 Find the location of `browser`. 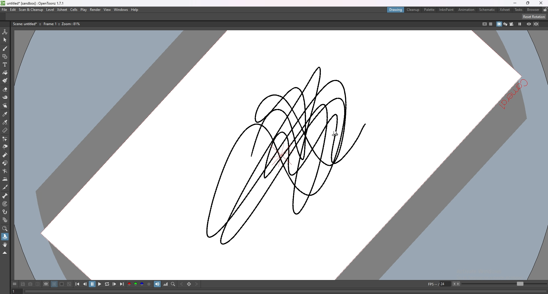

browser is located at coordinates (533, 9).